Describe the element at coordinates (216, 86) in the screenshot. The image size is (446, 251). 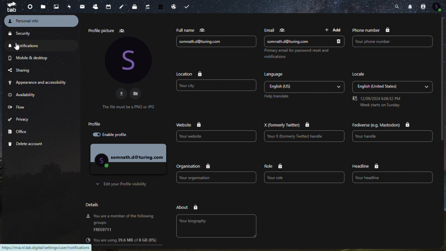
I see `Your city` at that location.